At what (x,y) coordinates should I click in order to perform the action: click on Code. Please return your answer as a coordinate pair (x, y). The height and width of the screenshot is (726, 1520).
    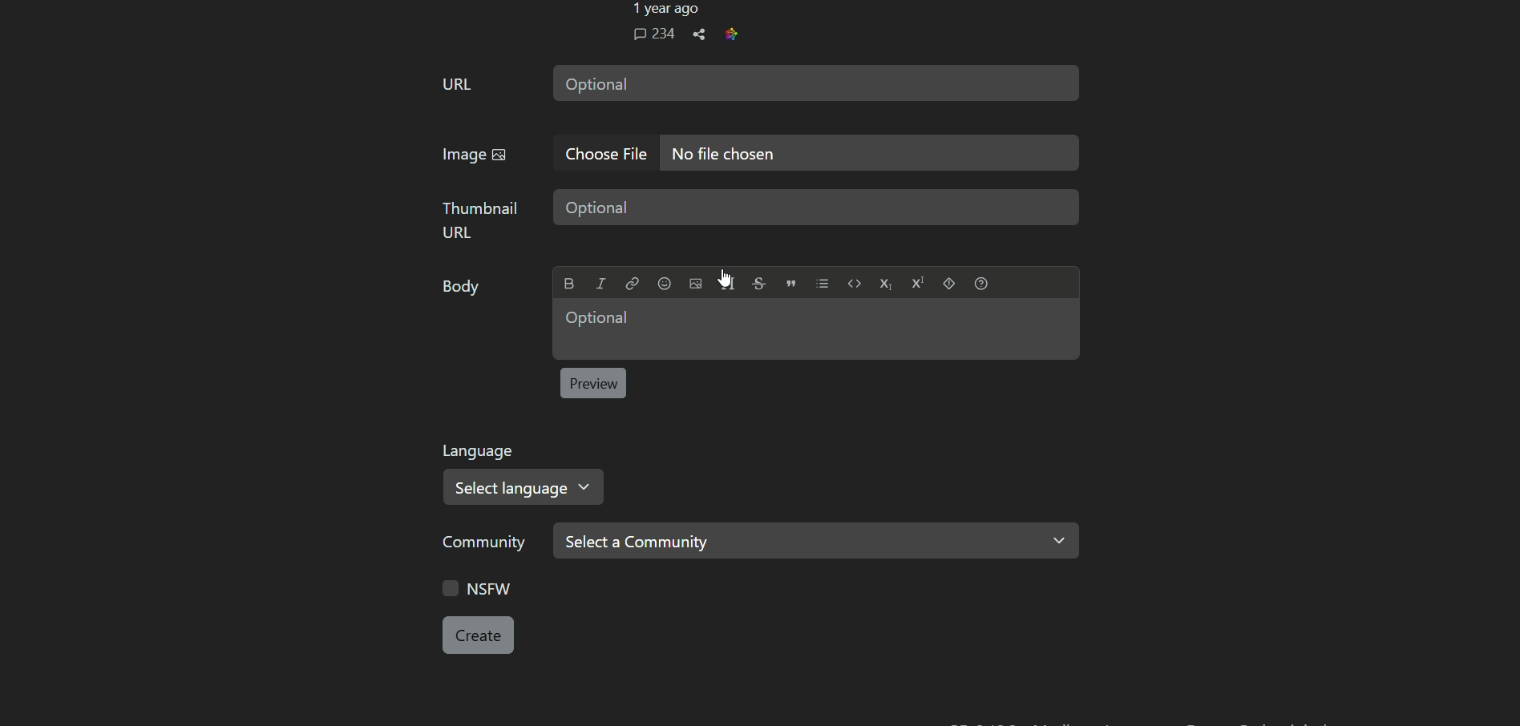
    Looking at the image, I should click on (855, 283).